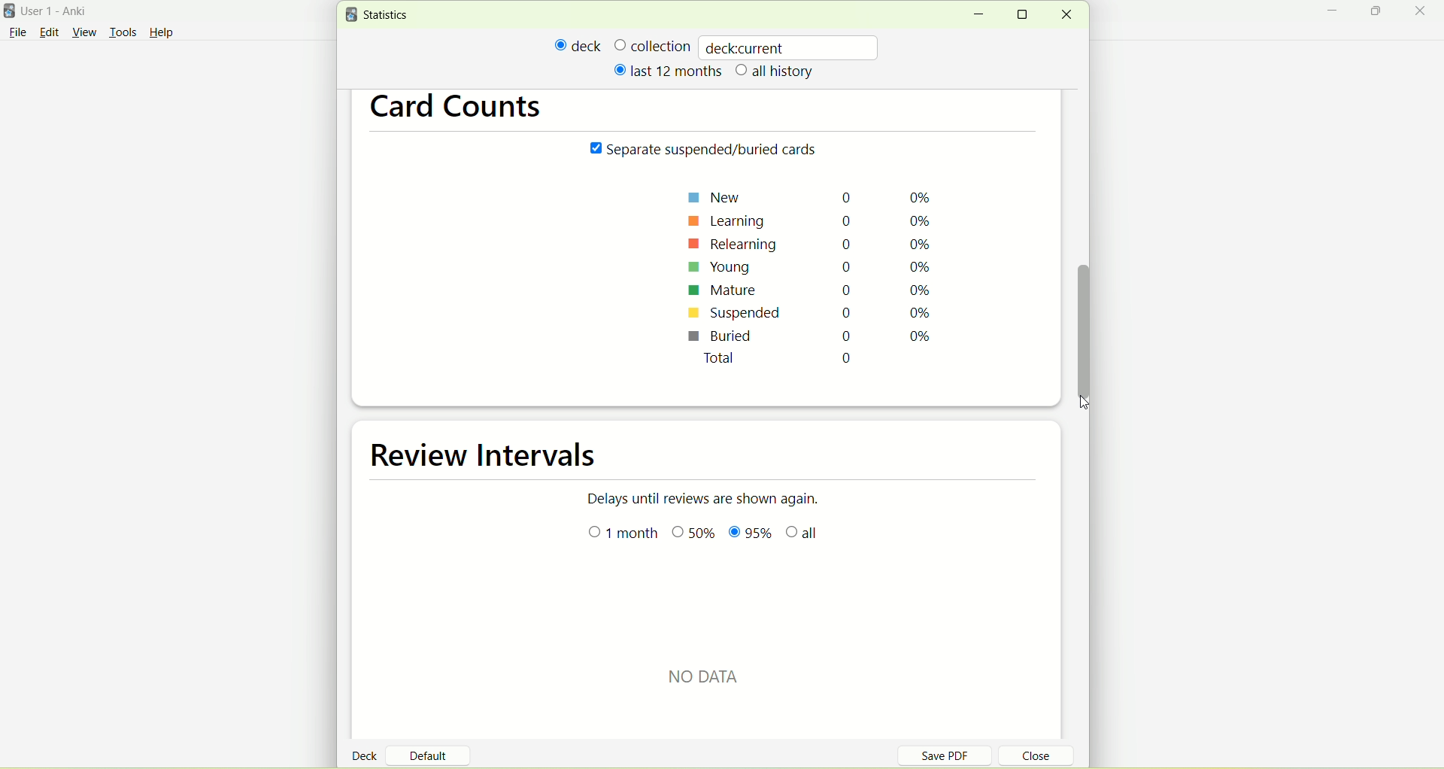  Describe the element at coordinates (578, 45) in the screenshot. I see `deck` at that location.